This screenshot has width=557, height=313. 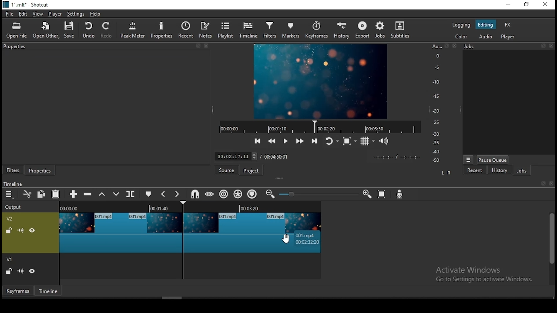 What do you see at coordinates (9, 195) in the screenshot?
I see `timeline menu` at bounding box center [9, 195].